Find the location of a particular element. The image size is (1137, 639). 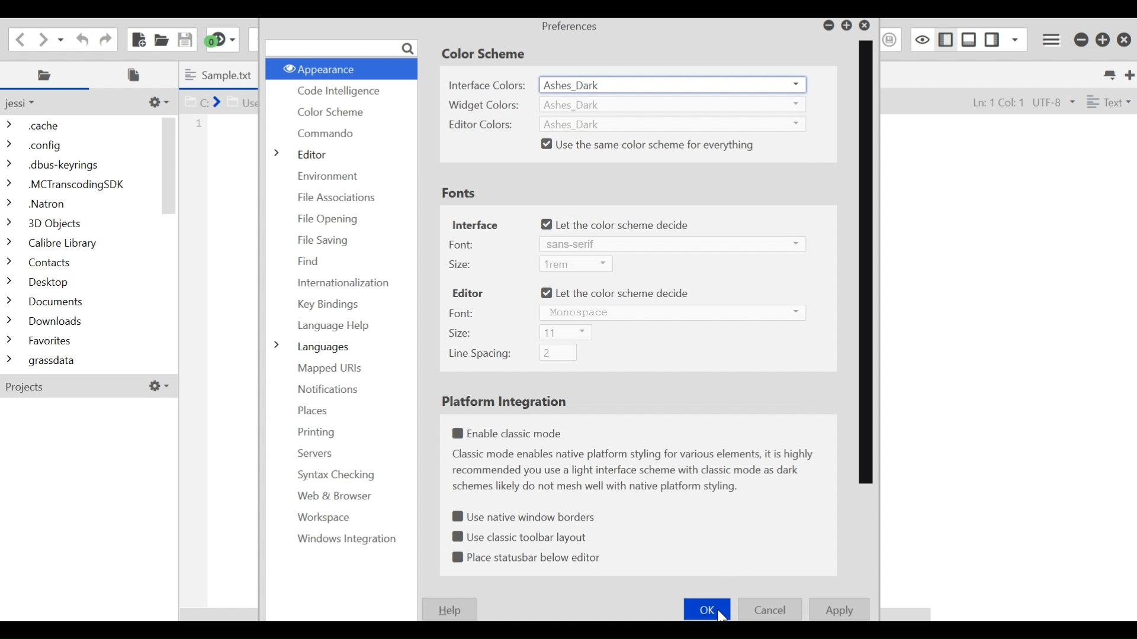

Places is located at coordinates (313, 411).